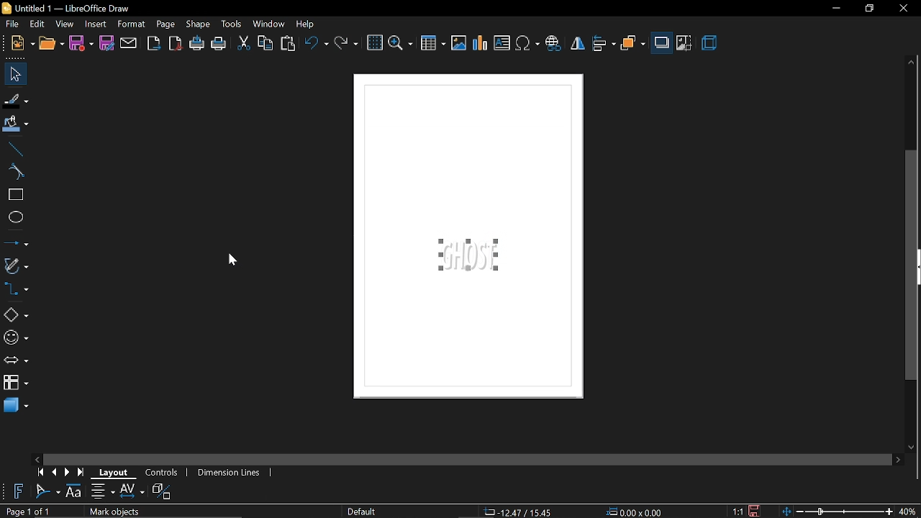 This screenshot has height=518, width=921. What do you see at coordinates (232, 24) in the screenshot?
I see `tools` at bounding box center [232, 24].